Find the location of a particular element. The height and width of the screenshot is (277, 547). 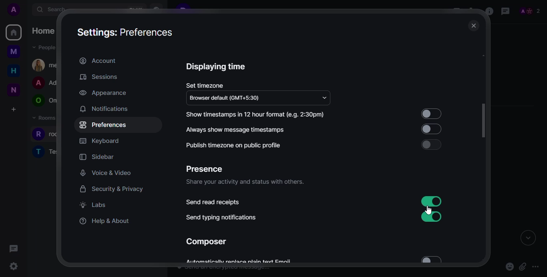

select is located at coordinates (431, 114).